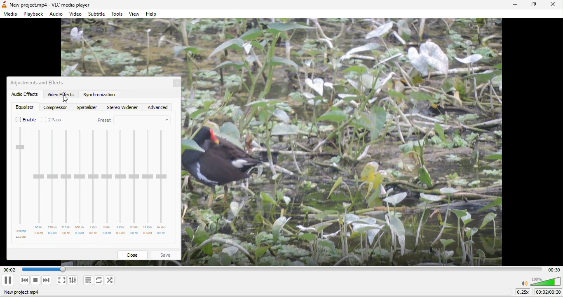 Image resolution: width=563 pixels, height=297 pixels. I want to click on speakers, so click(540, 281).